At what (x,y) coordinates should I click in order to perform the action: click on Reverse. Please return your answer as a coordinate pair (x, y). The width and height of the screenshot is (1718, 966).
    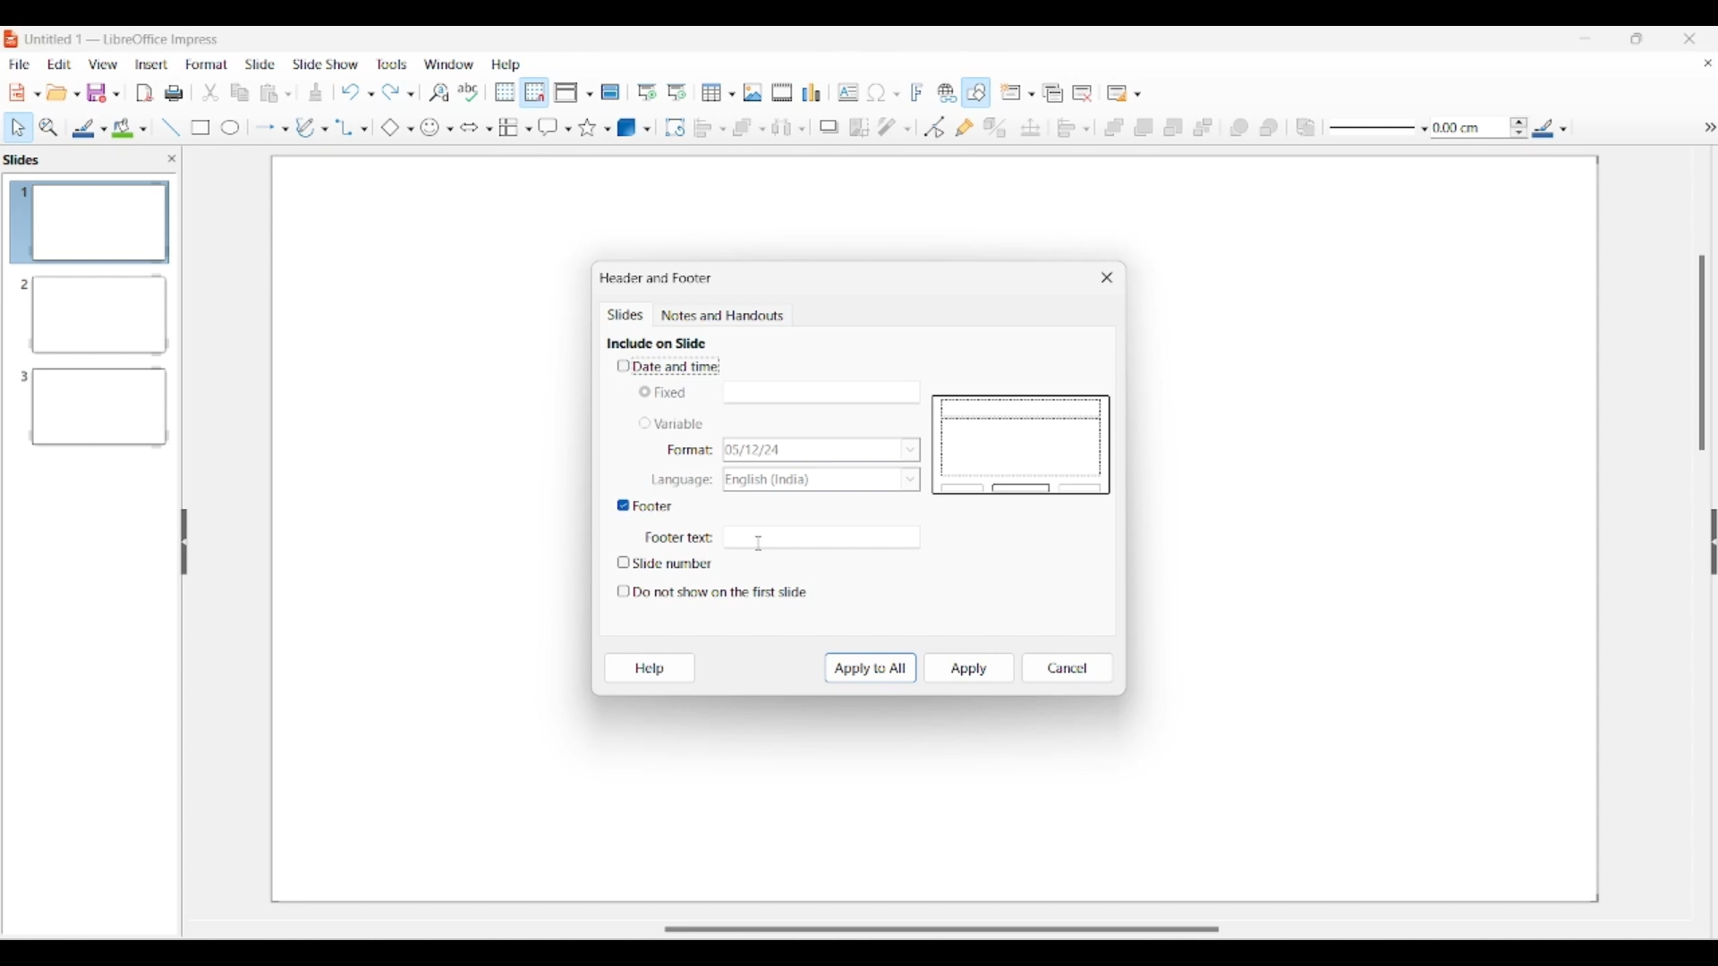
    Looking at the image, I should click on (1306, 128).